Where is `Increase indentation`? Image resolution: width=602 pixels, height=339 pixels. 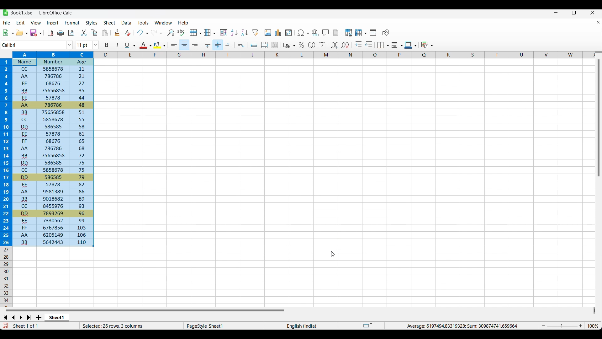 Increase indentation is located at coordinates (359, 45).